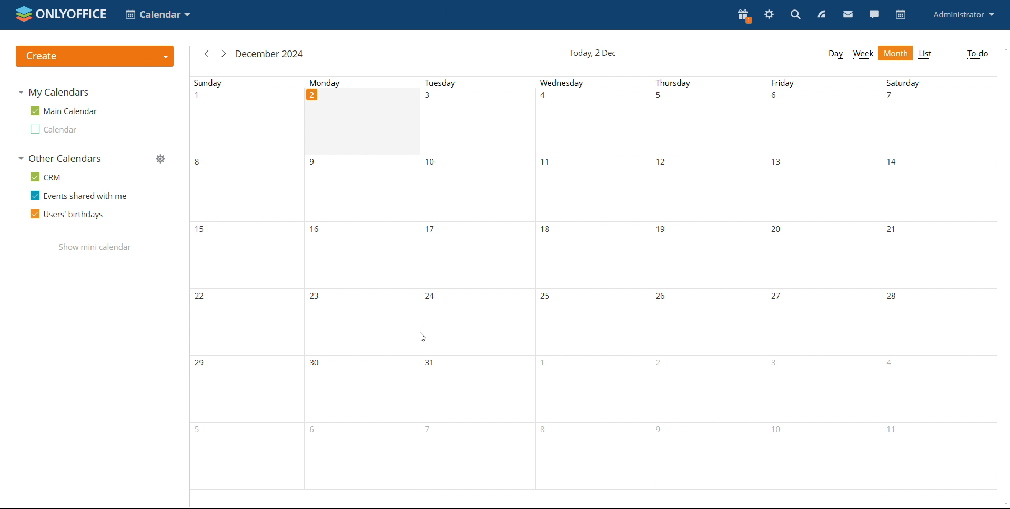 The height and width of the screenshot is (509, 1010). Describe the element at coordinates (47, 176) in the screenshot. I see `crm` at that location.